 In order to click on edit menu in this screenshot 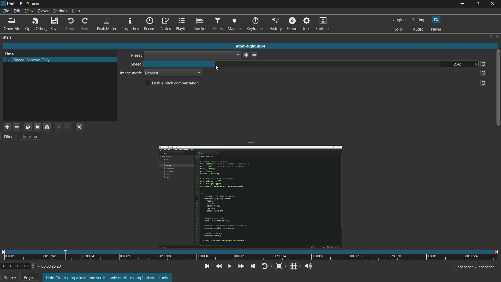, I will do `click(17, 11)`.